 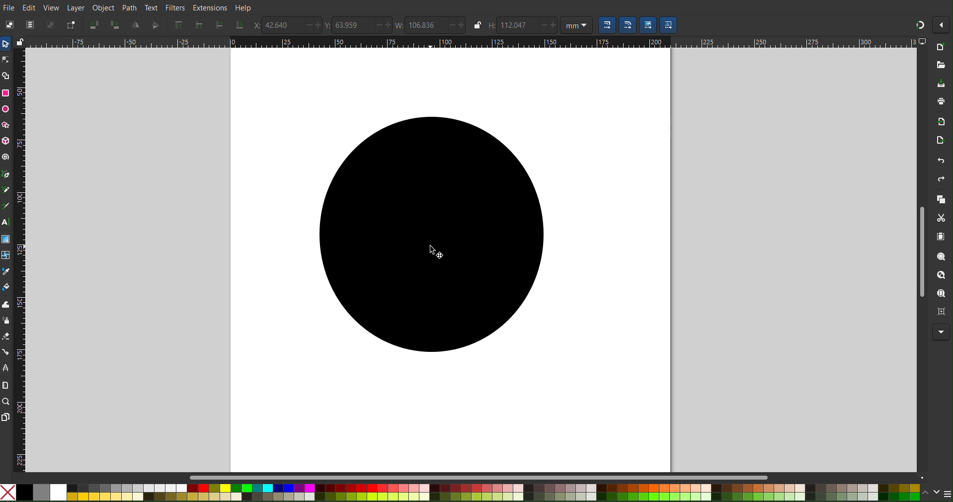 What do you see at coordinates (354, 26) in the screenshot?
I see `63` at bounding box center [354, 26].